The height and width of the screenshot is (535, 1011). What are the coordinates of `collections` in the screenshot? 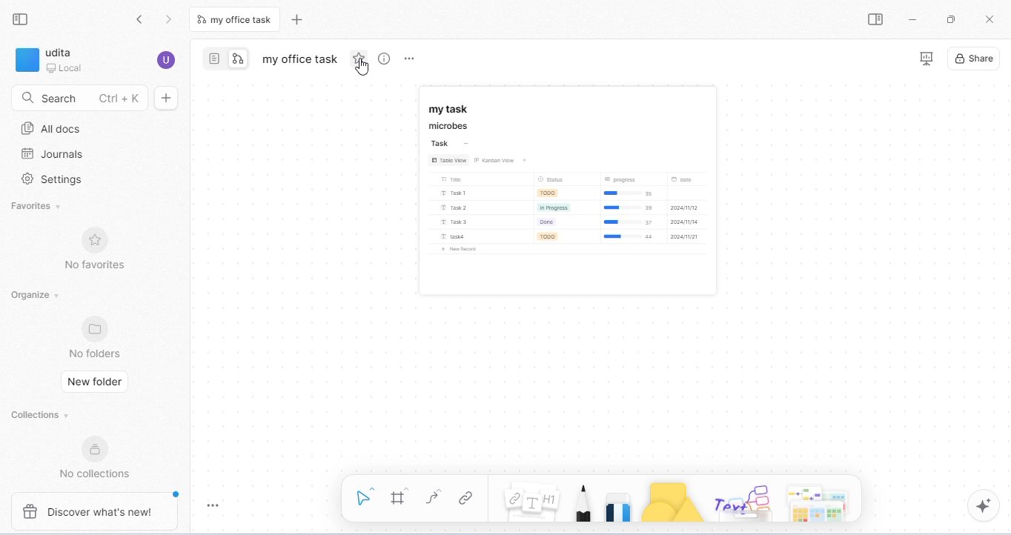 It's located at (38, 416).